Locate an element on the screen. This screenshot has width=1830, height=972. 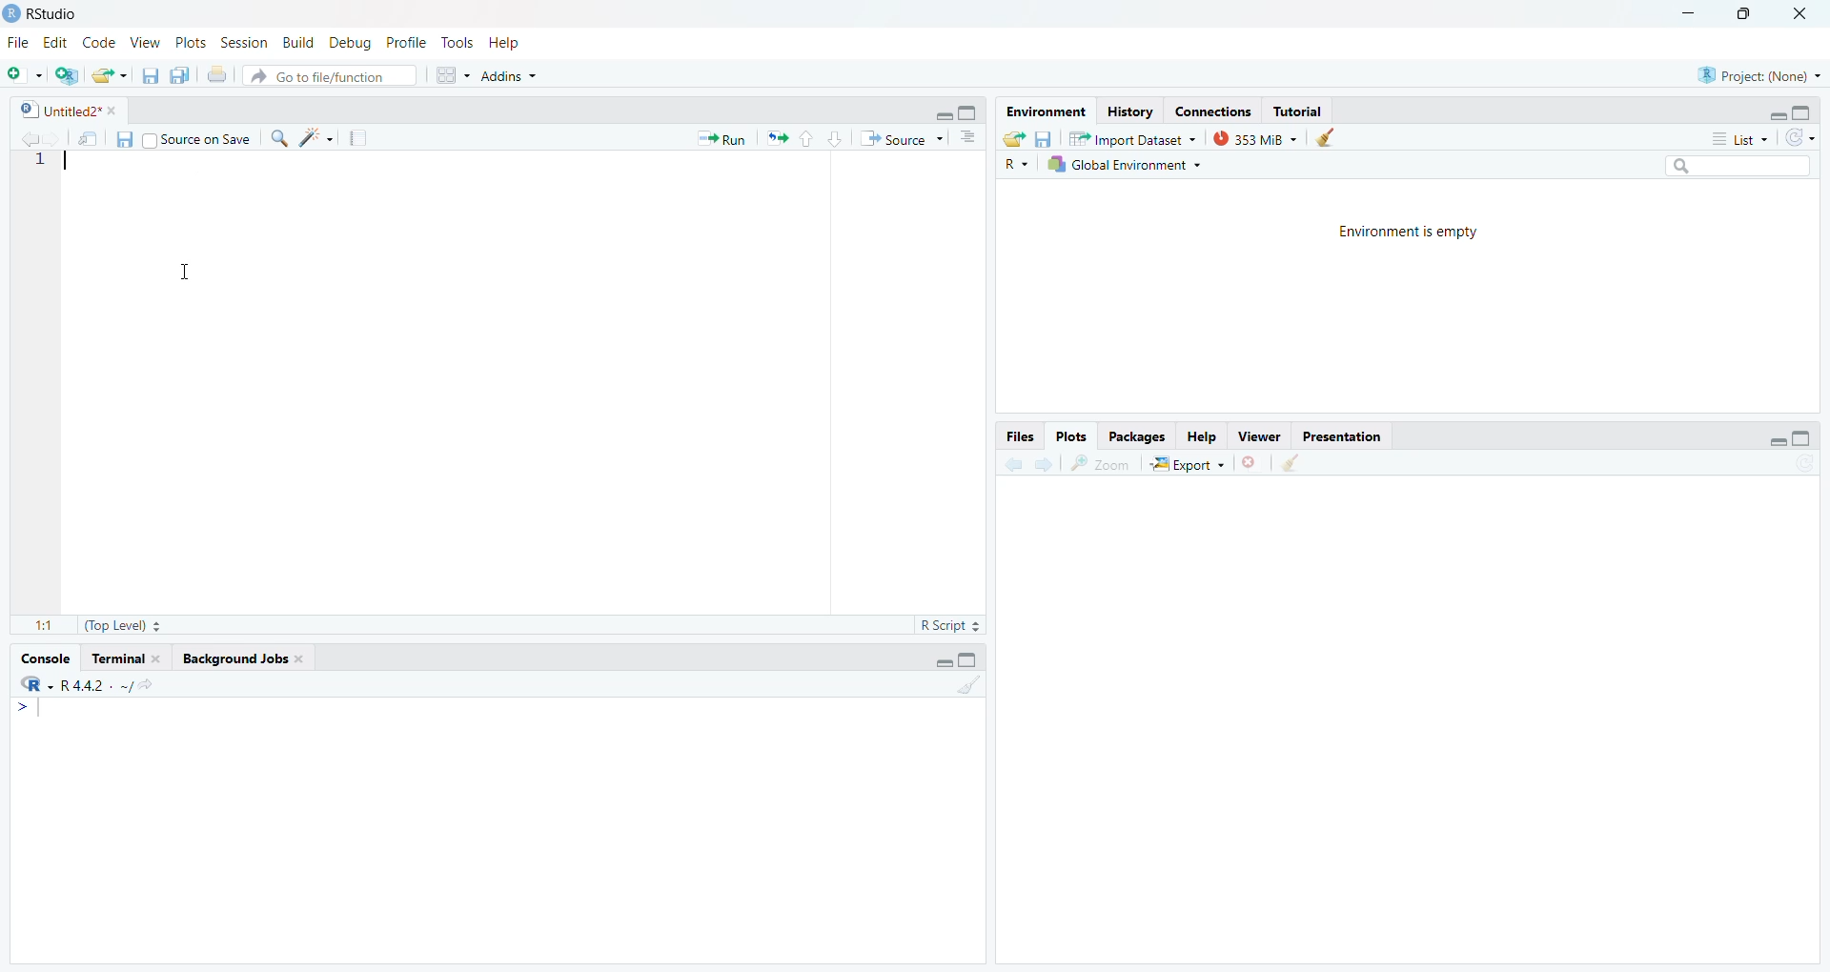
hide console is located at coordinates (968, 111).